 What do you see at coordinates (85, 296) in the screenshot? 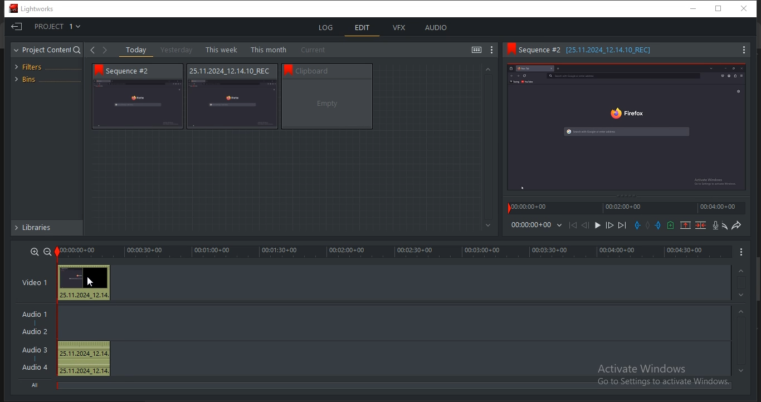
I see `25.11.2024_12.14` at bounding box center [85, 296].